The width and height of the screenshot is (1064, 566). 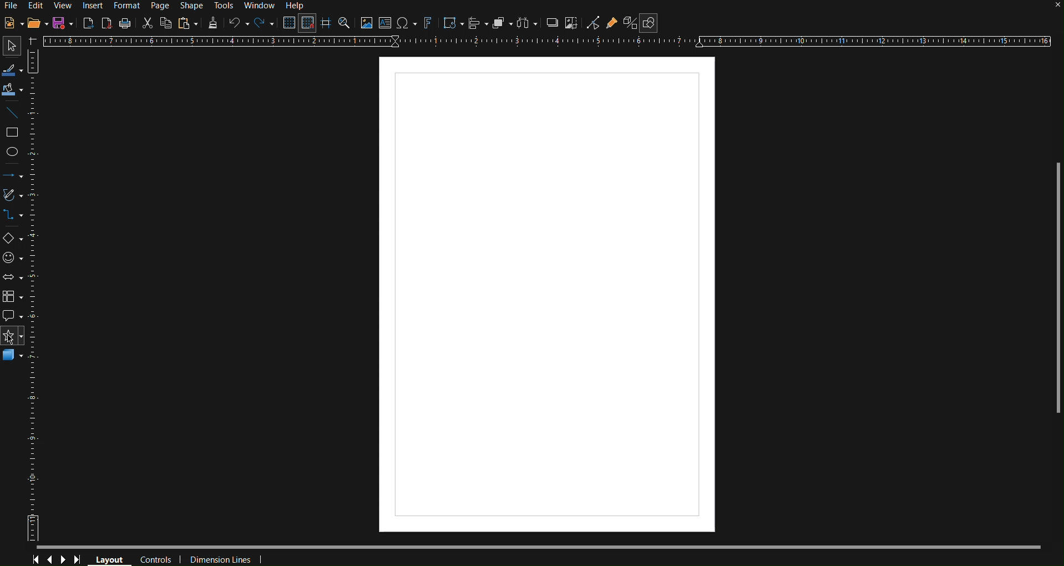 What do you see at coordinates (650, 23) in the screenshot?
I see `Show Basic Shapes` at bounding box center [650, 23].